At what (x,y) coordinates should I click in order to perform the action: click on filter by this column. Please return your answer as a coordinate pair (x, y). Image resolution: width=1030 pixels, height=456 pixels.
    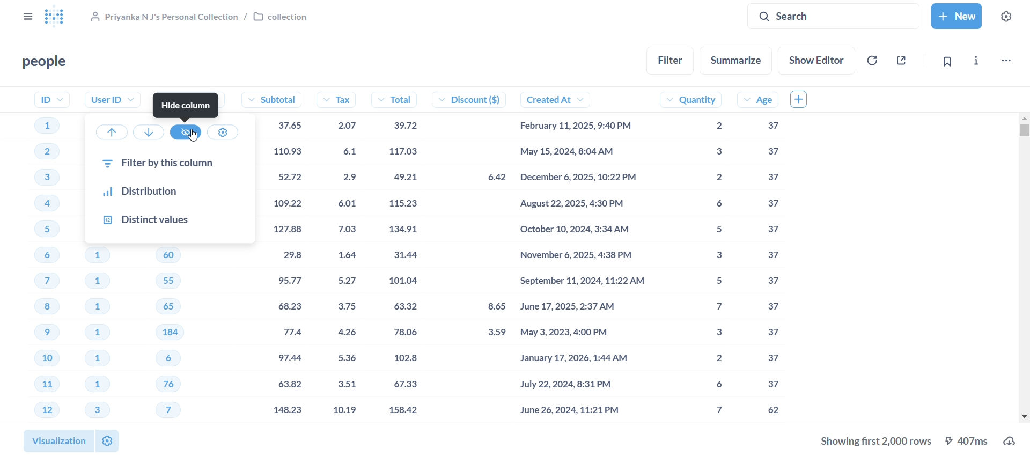
    Looking at the image, I should click on (168, 164).